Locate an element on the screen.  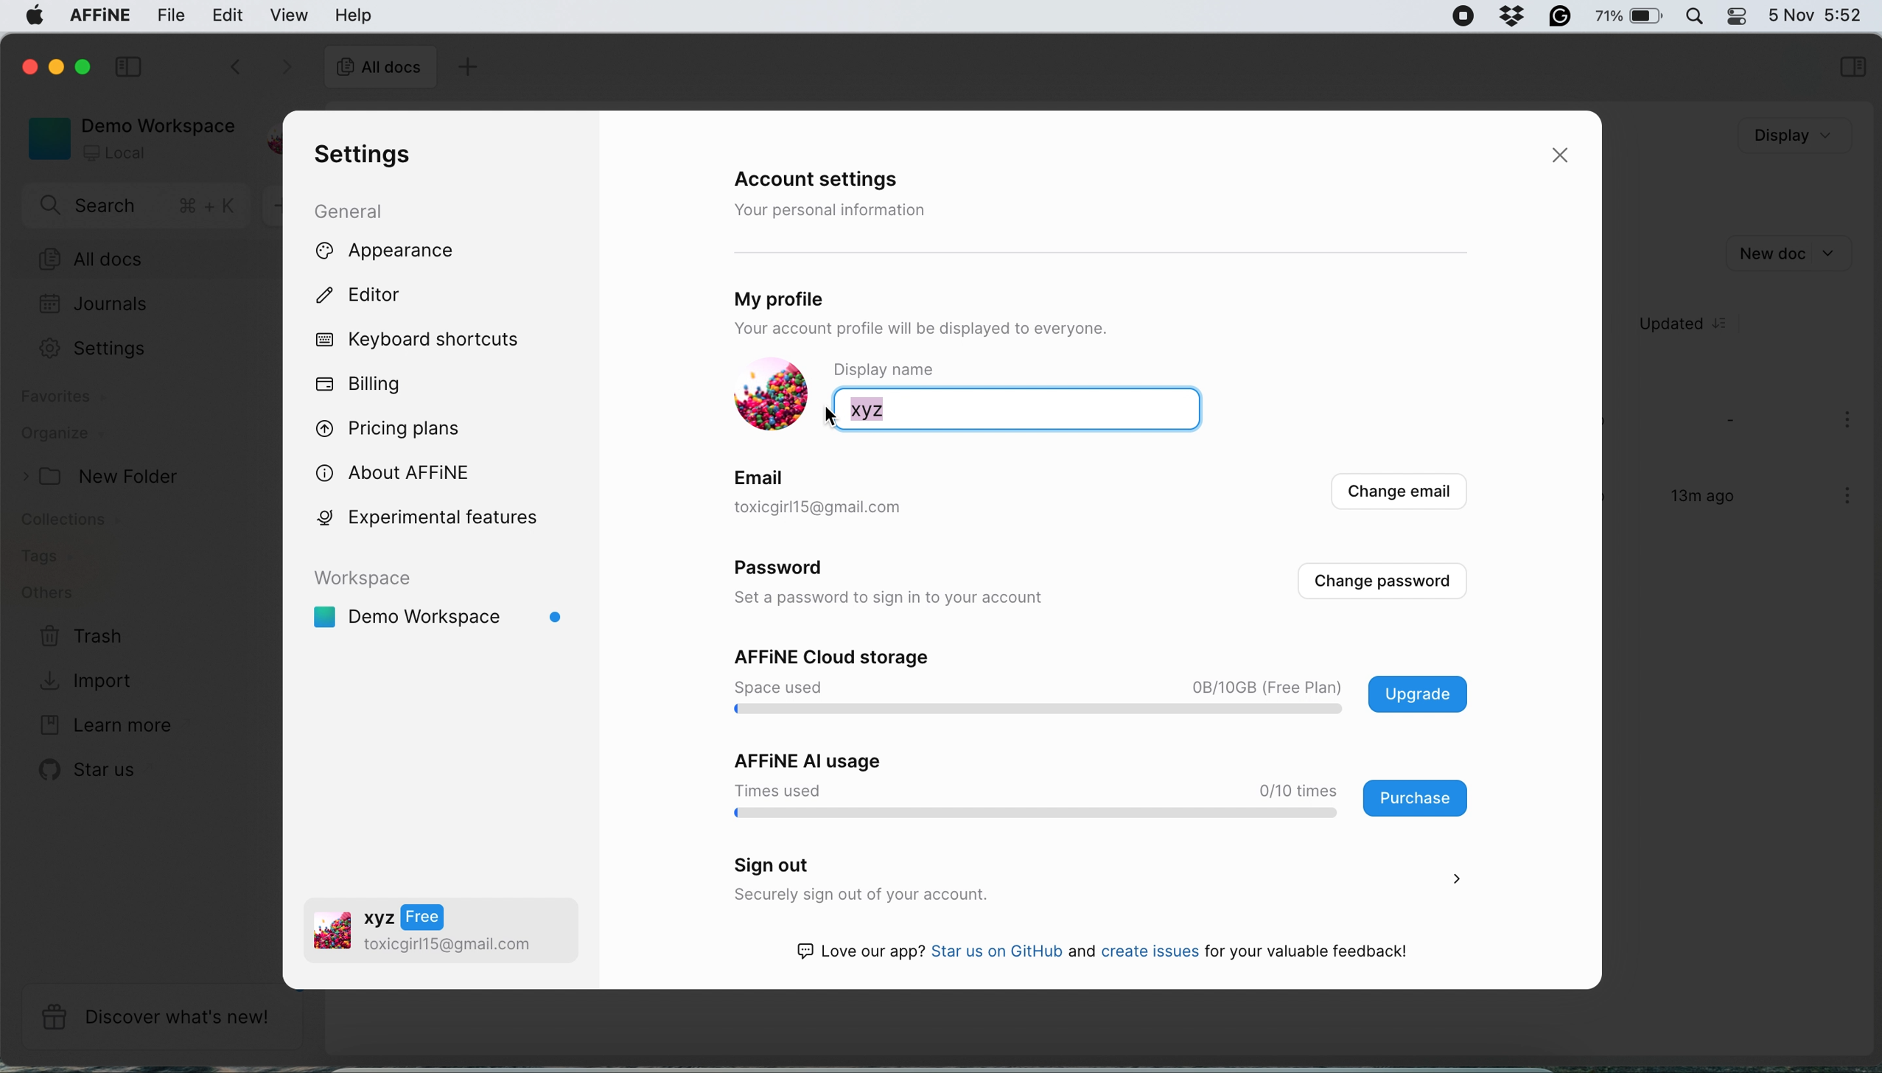
email is located at coordinates (763, 475).